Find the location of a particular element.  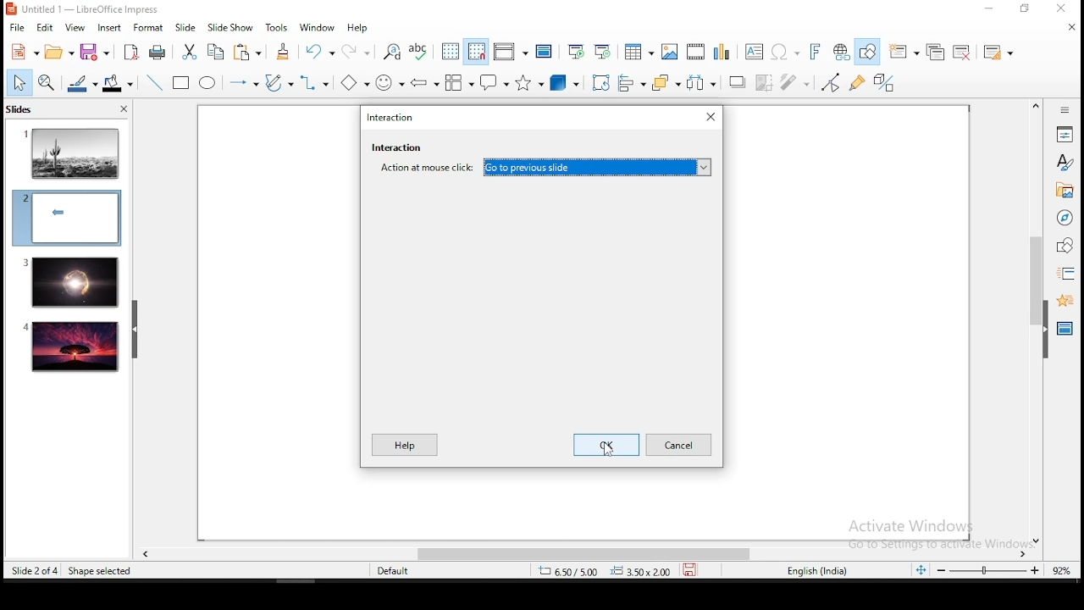

basic shapes is located at coordinates (351, 83).